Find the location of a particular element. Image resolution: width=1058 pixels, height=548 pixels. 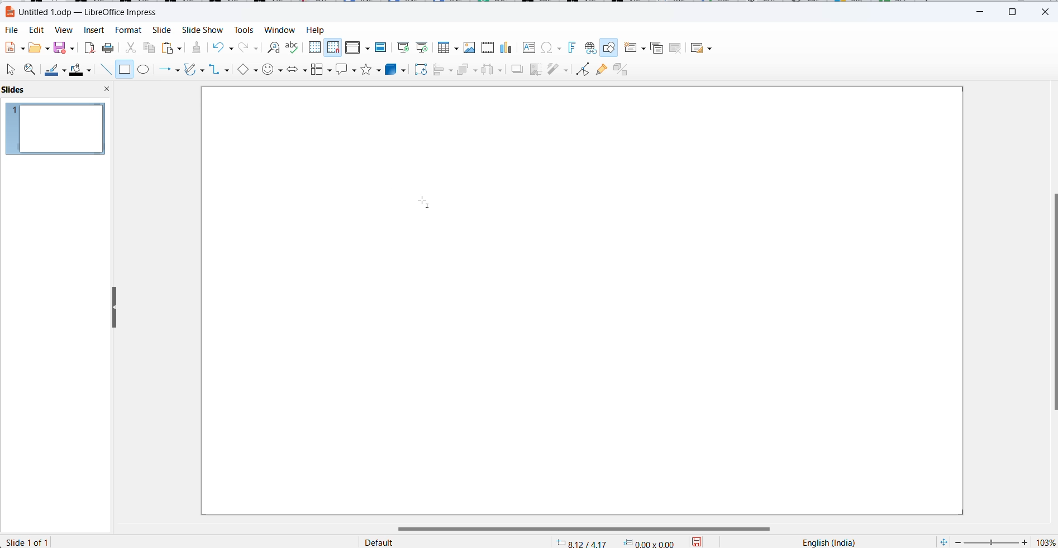

block arrows is located at coordinates (297, 70).